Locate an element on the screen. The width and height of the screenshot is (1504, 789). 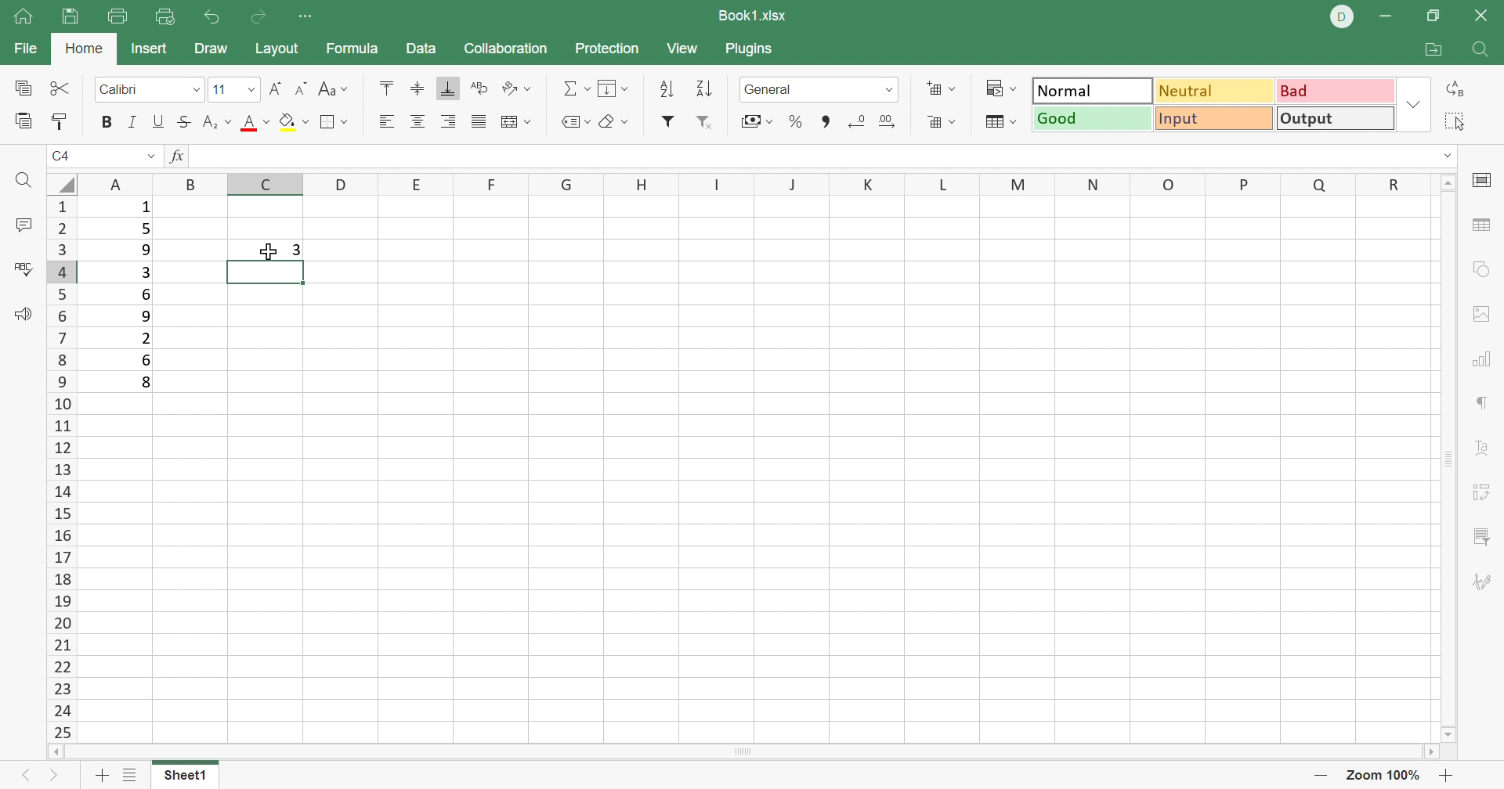
Delete cells is located at coordinates (941, 122).